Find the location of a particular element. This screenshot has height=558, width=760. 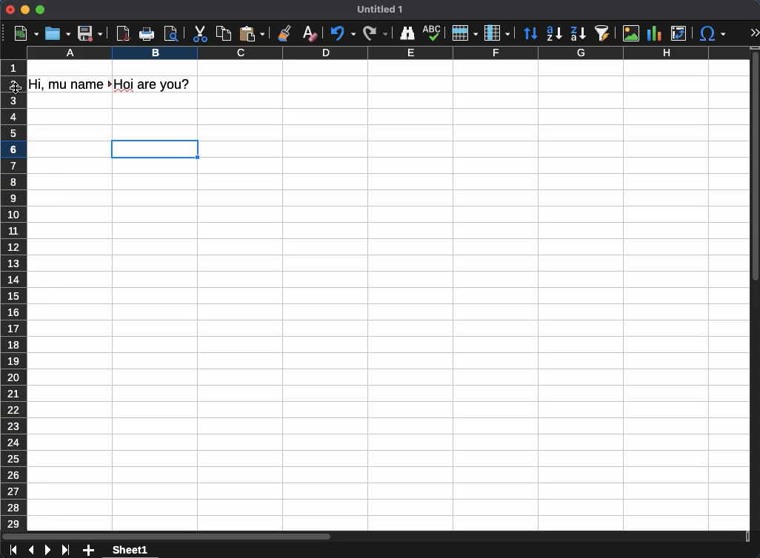

save is located at coordinates (90, 33).